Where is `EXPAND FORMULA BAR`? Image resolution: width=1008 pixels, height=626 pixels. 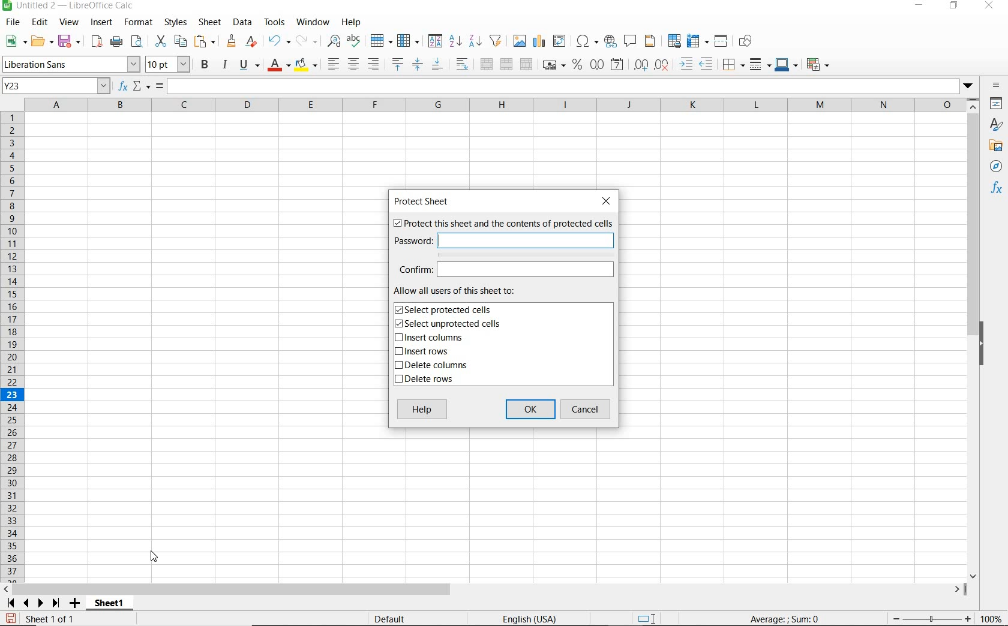
EXPAND FORMULA BAR is located at coordinates (573, 86).